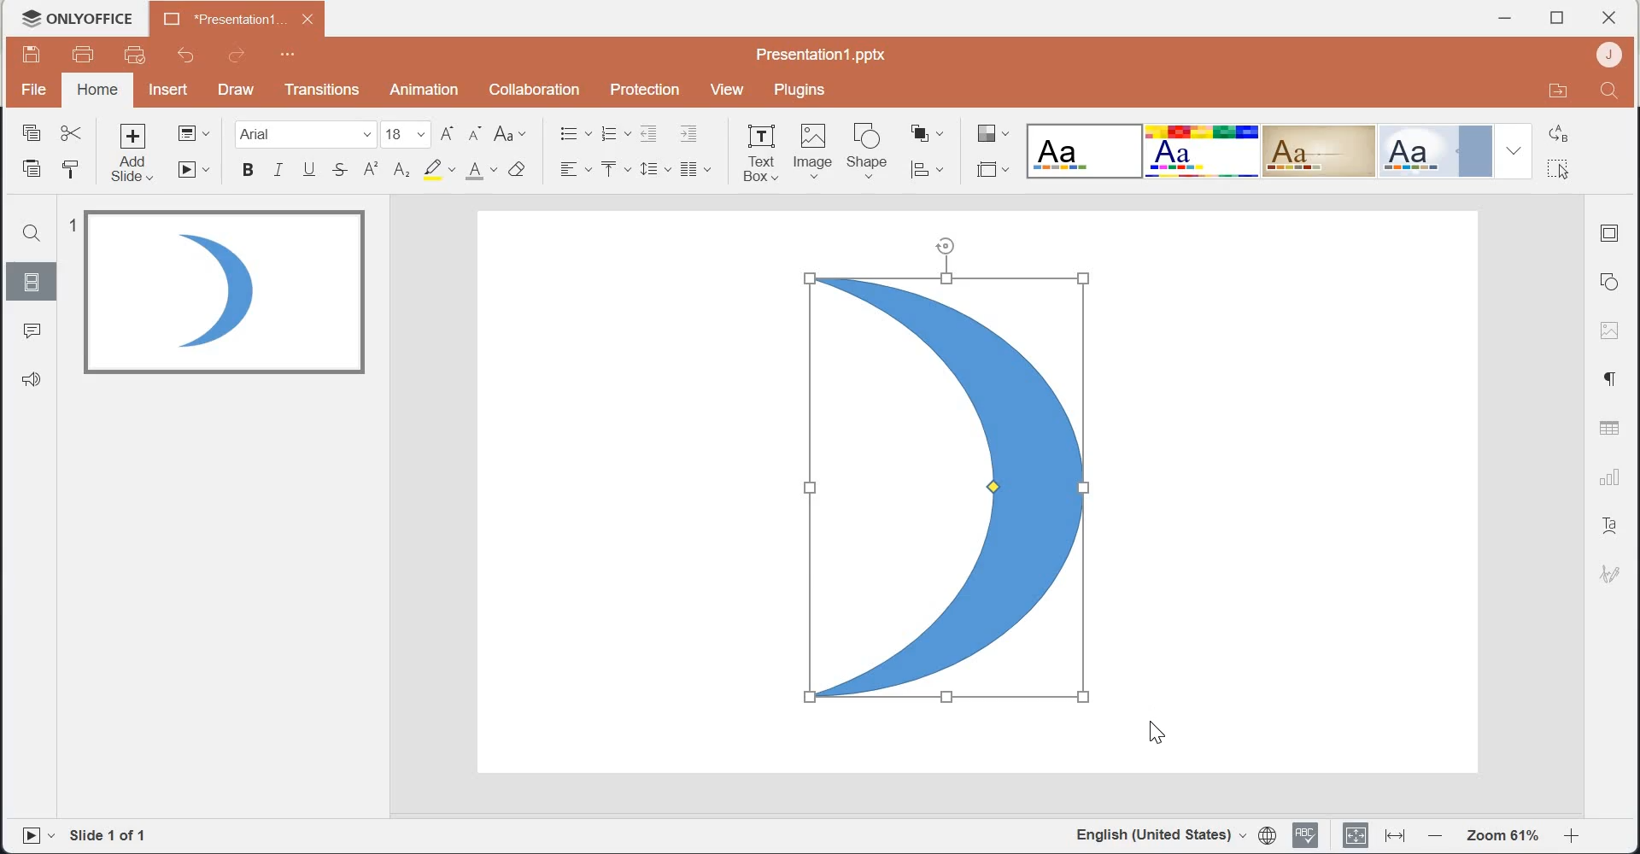 This screenshot has width=1640, height=854. What do you see at coordinates (32, 132) in the screenshot?
I see `Copy` at bounding box center [32, 132].